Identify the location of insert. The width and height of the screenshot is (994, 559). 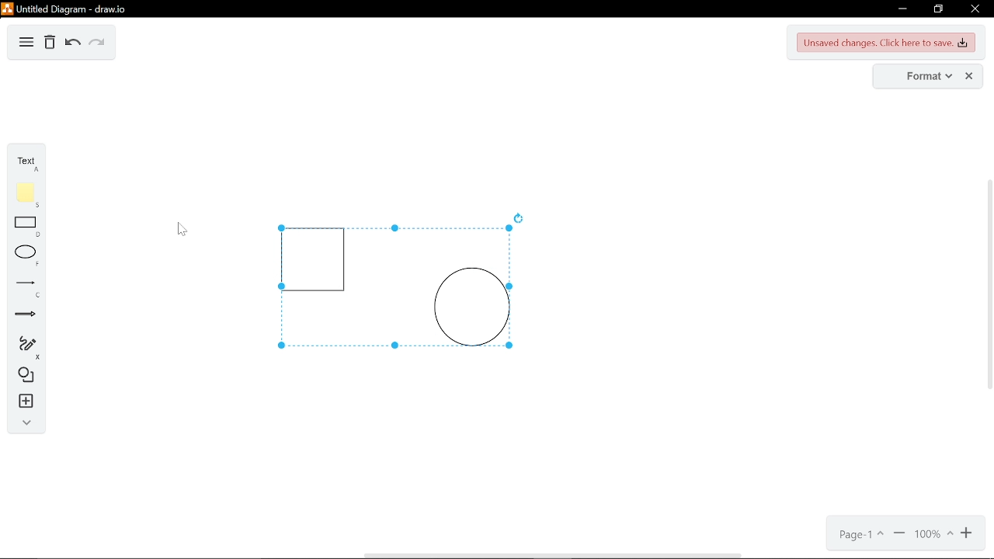
(22, 402).